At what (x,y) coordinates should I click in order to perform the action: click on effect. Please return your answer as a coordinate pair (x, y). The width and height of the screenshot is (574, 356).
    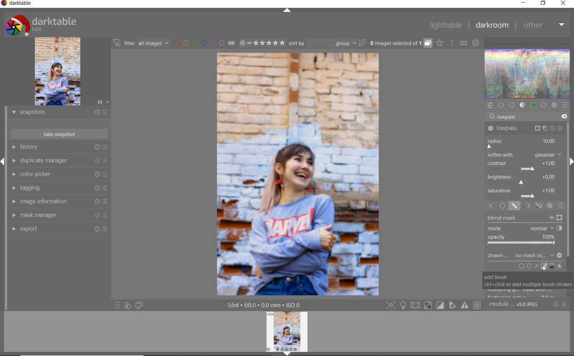
    Looking at the image, I should click on (553, 105).